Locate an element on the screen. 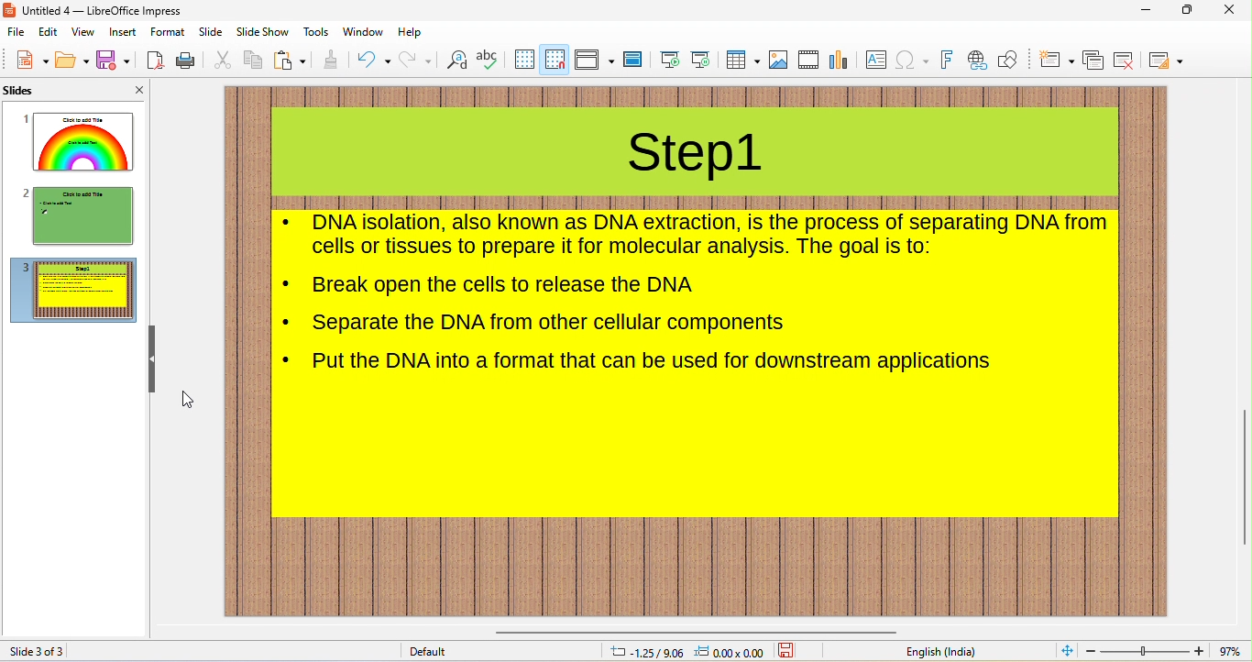  save is located at coordinates (789, 651).